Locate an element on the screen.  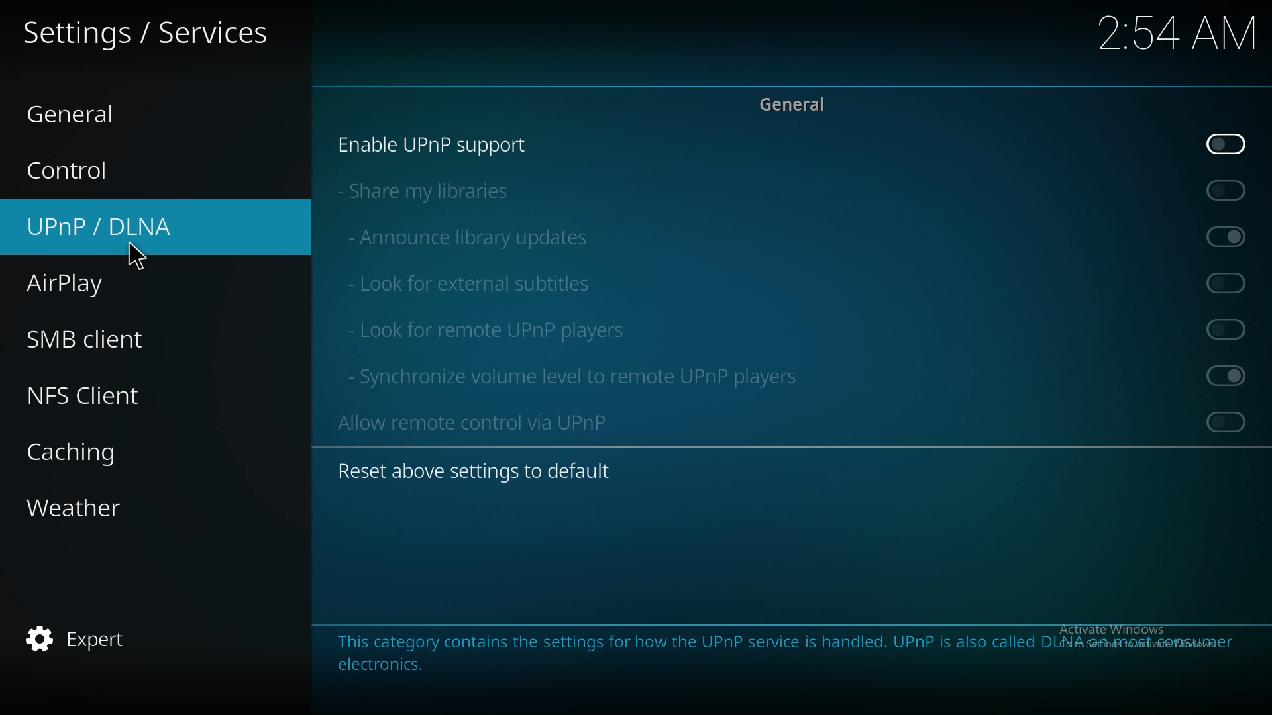
expert is located at coordinates (85, 642).